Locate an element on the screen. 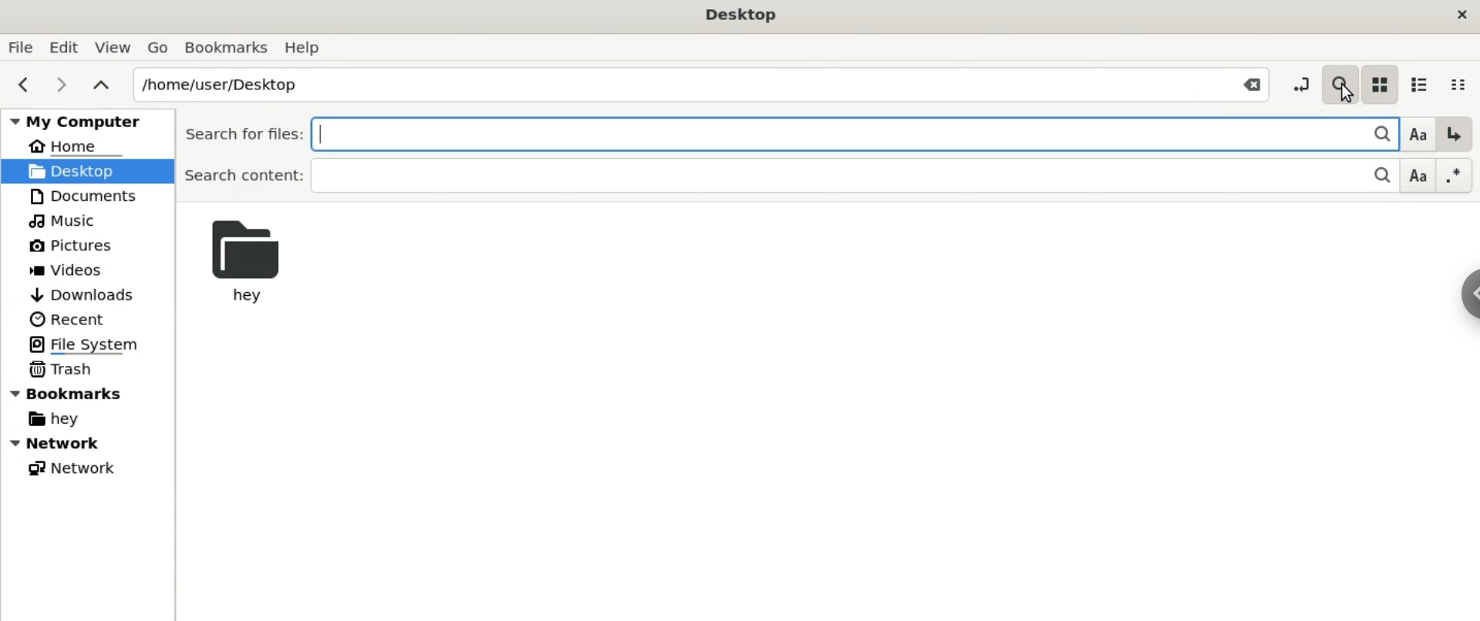 This screenshot has height=621, width=1480. Font is located at coordinates (1418, 176).